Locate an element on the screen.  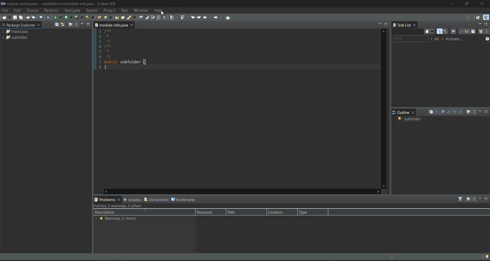
close is located at coordinates (40, 25).